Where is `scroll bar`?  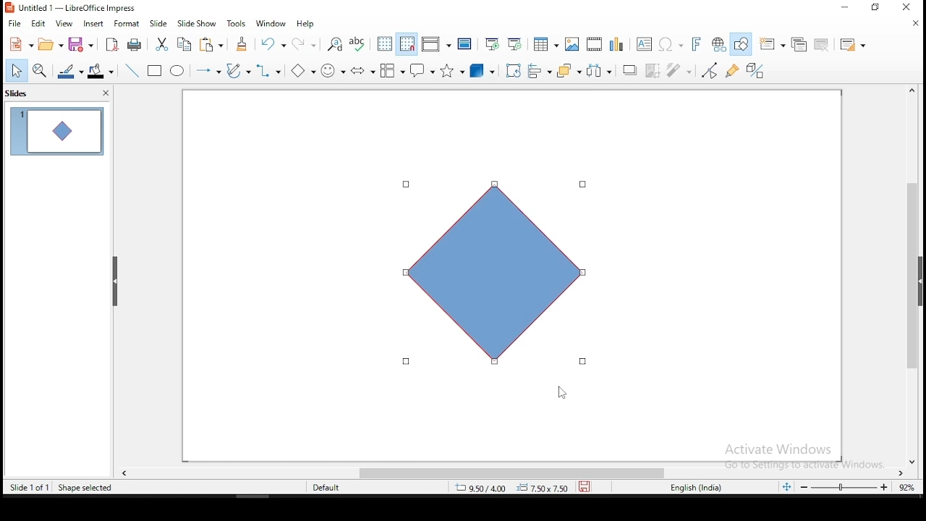 scroll bar is located at coordinates (912, 281).